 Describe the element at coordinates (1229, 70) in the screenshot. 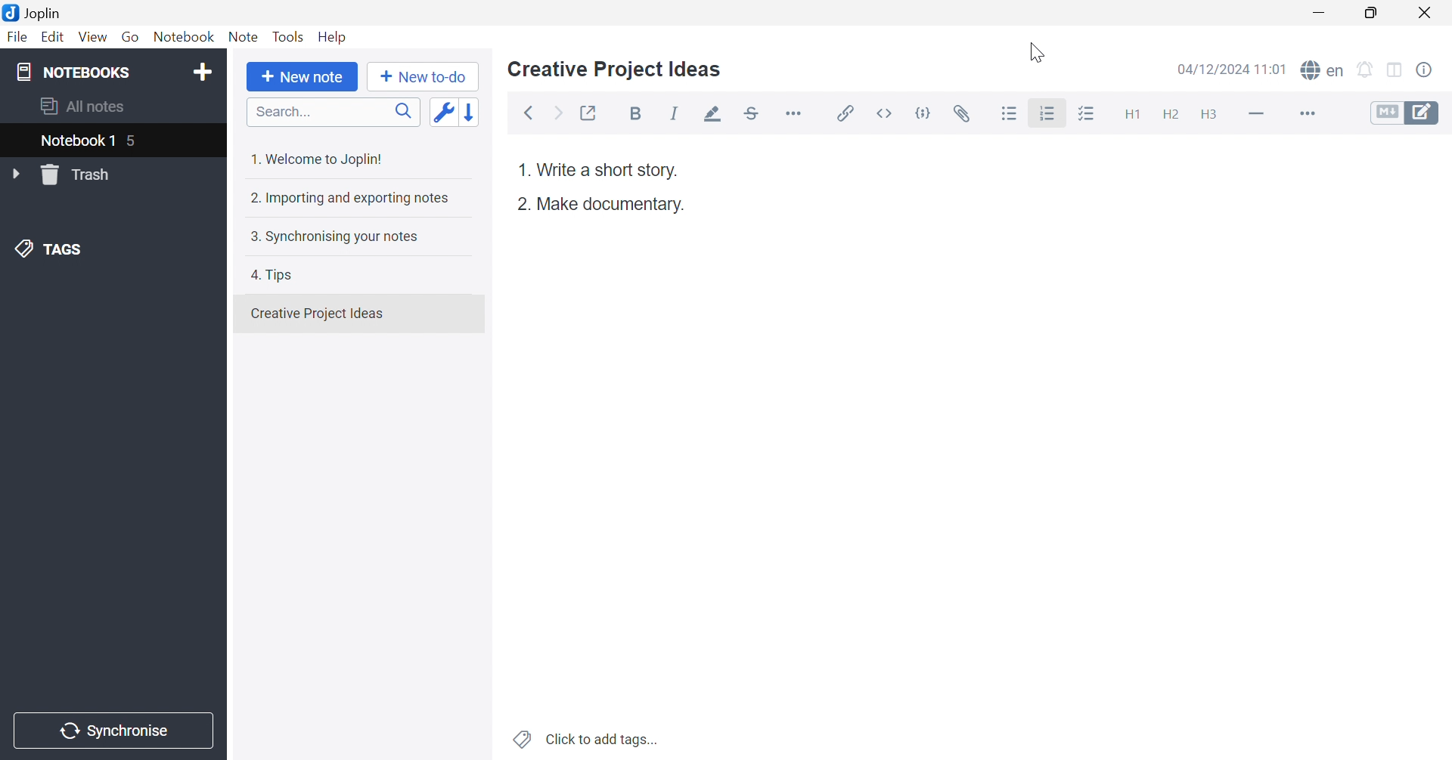

I see `04/12/2024` at that location.